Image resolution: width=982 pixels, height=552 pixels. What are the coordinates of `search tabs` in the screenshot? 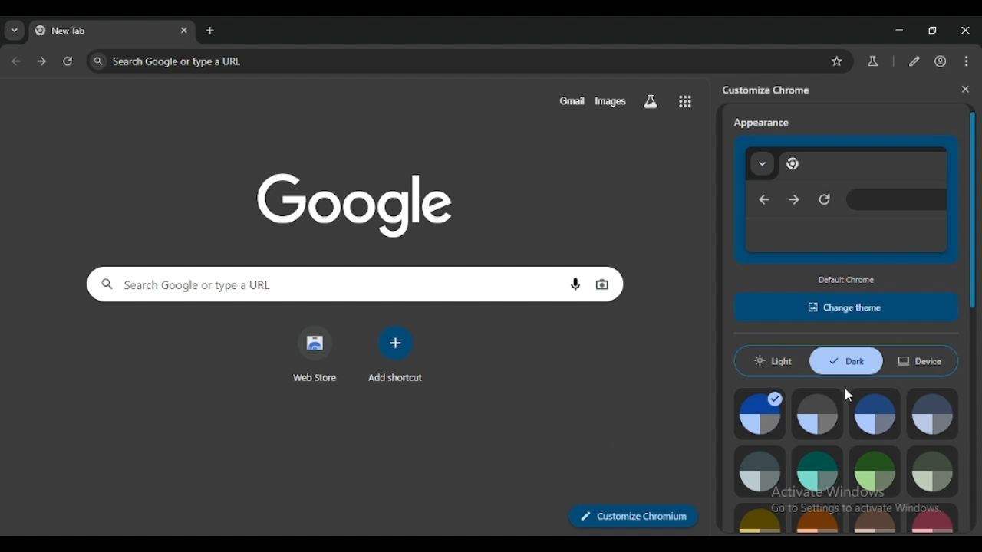 It's located at (14, 31).